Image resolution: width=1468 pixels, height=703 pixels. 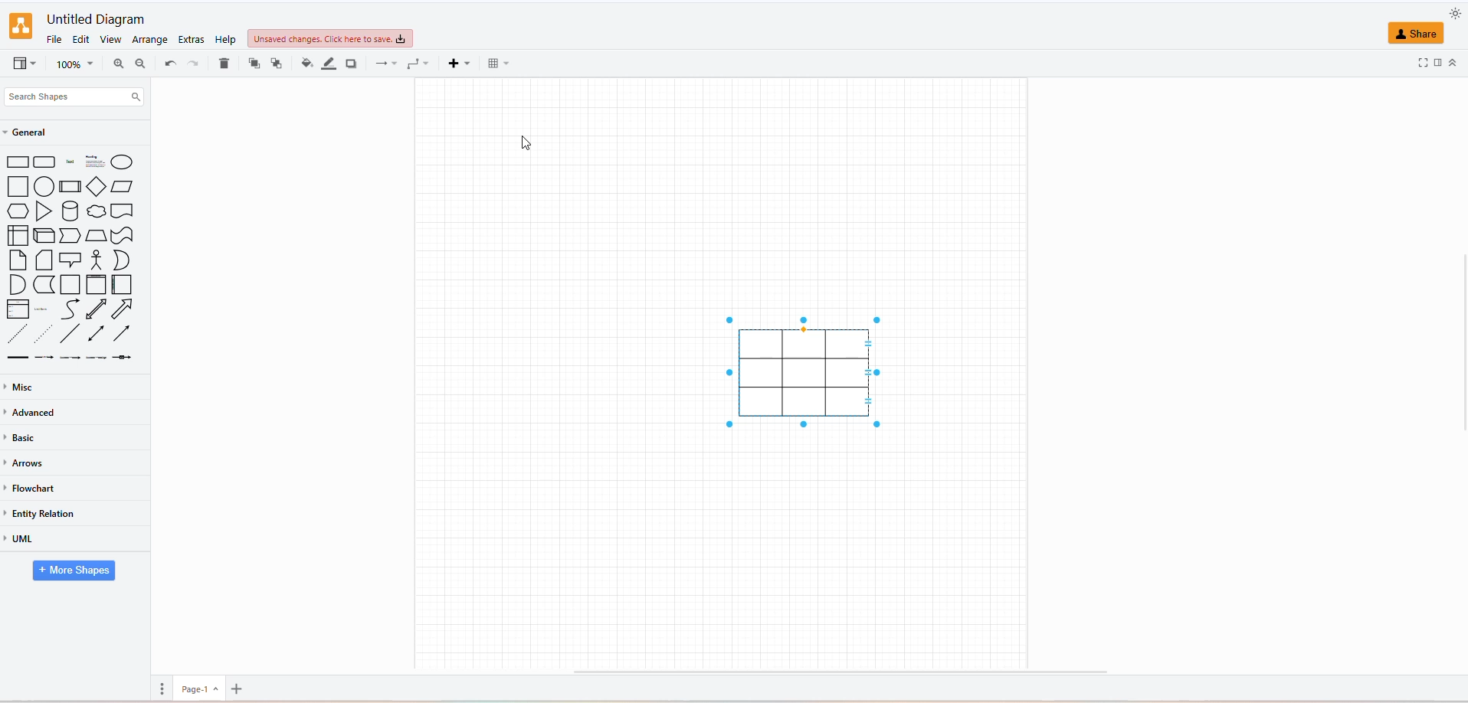 What do you see at coordinates (34, 134) in the screenshot?
I see `general` at bounding box center [34, 134].